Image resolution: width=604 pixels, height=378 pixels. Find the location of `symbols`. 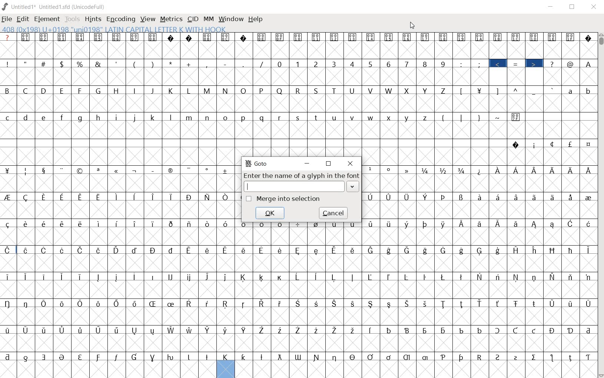

symbols is located at coordinates (470, 64).